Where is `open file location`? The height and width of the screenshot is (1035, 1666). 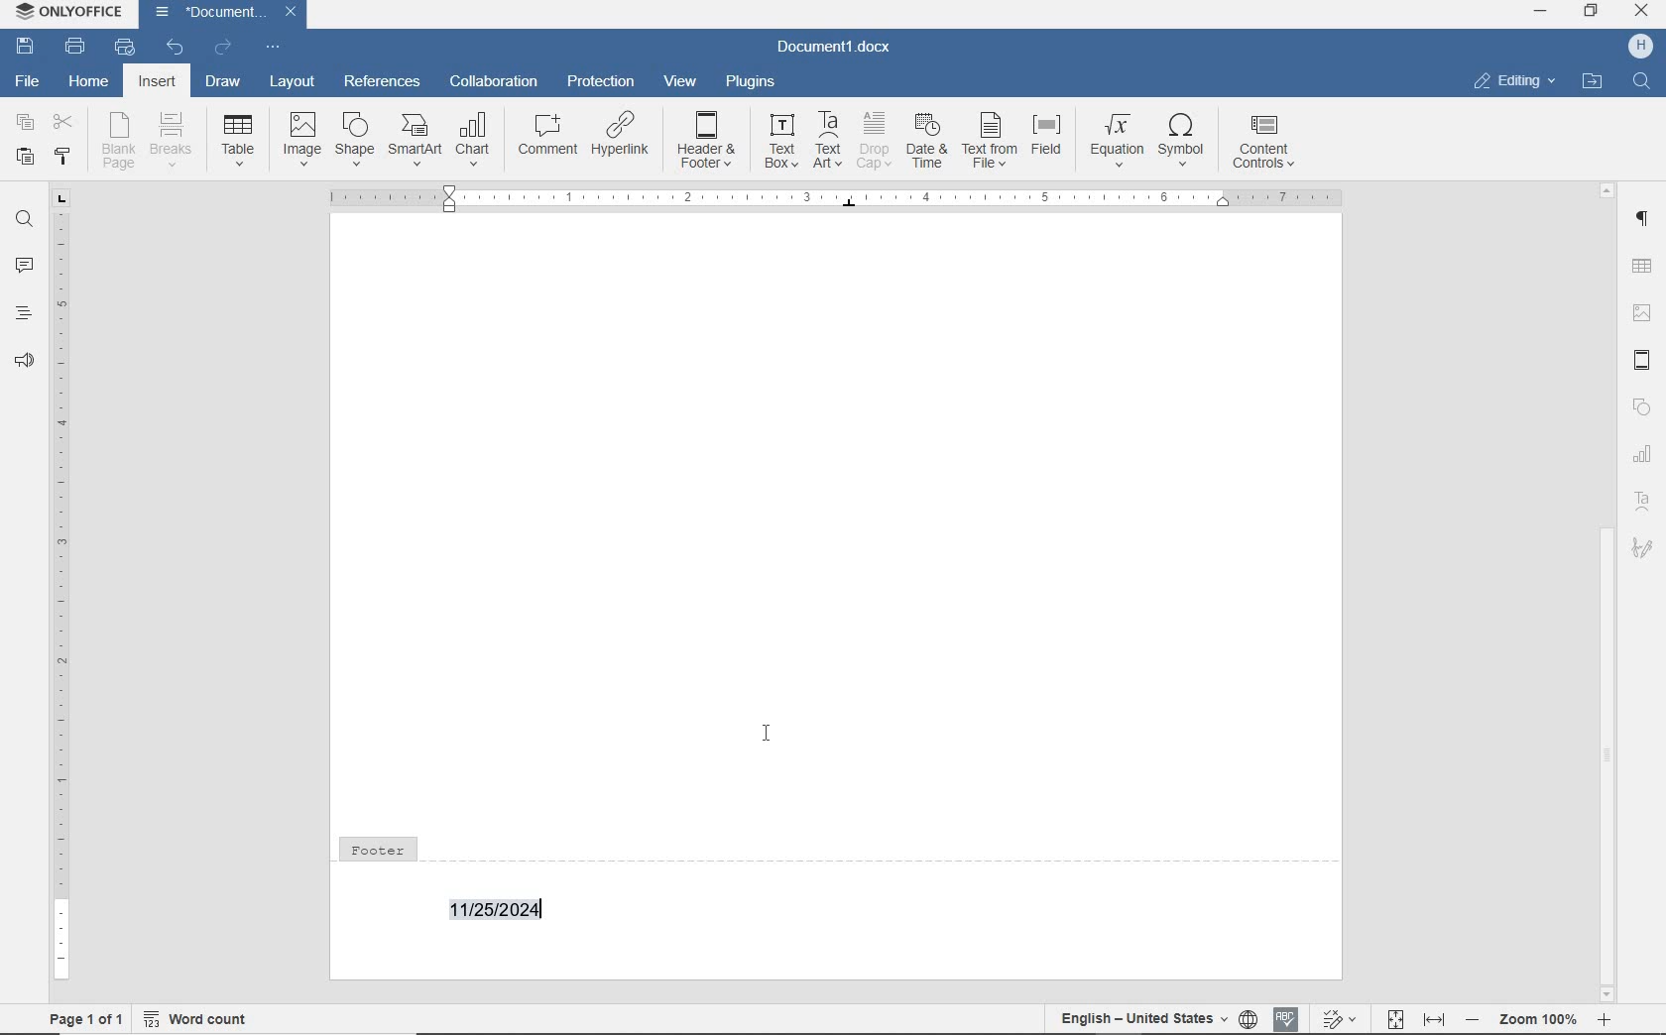
open file location is located at coordinates (1595, 81).